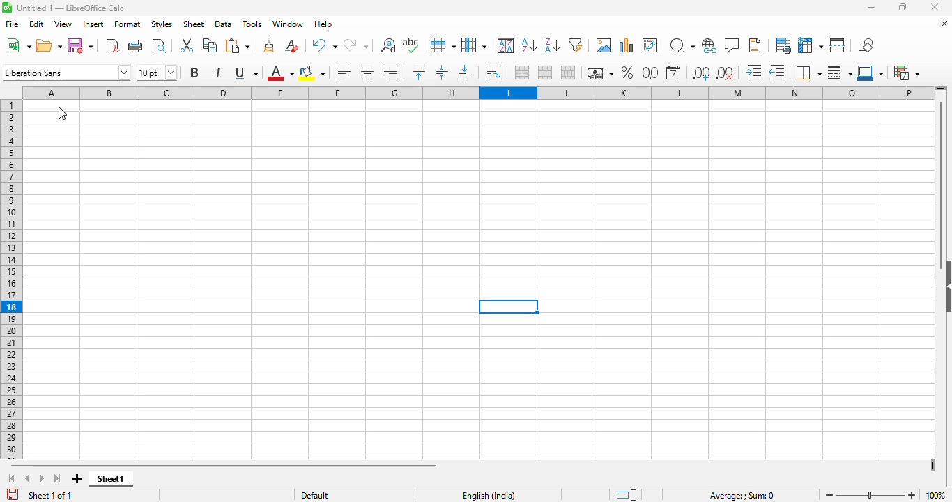 The height and width of the screenshot is (502, 952). What do you see at coordinates (783, 45) in the screenshot?
I see `define print area` at bounding box center [783, 45].